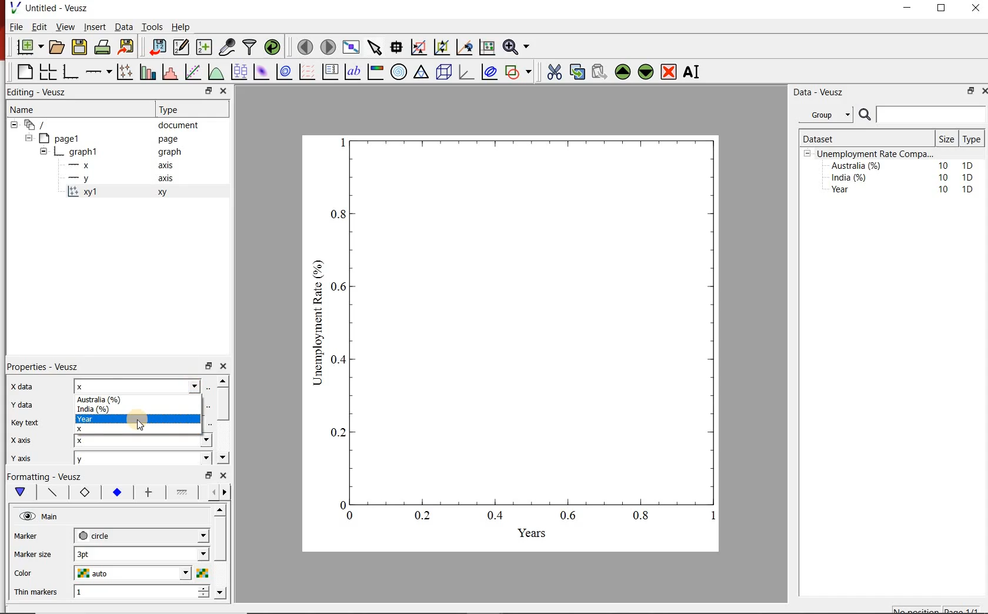 The height and width of the screenshot is (614, 988). I want to click on 3d scenes, so click(442, 71).